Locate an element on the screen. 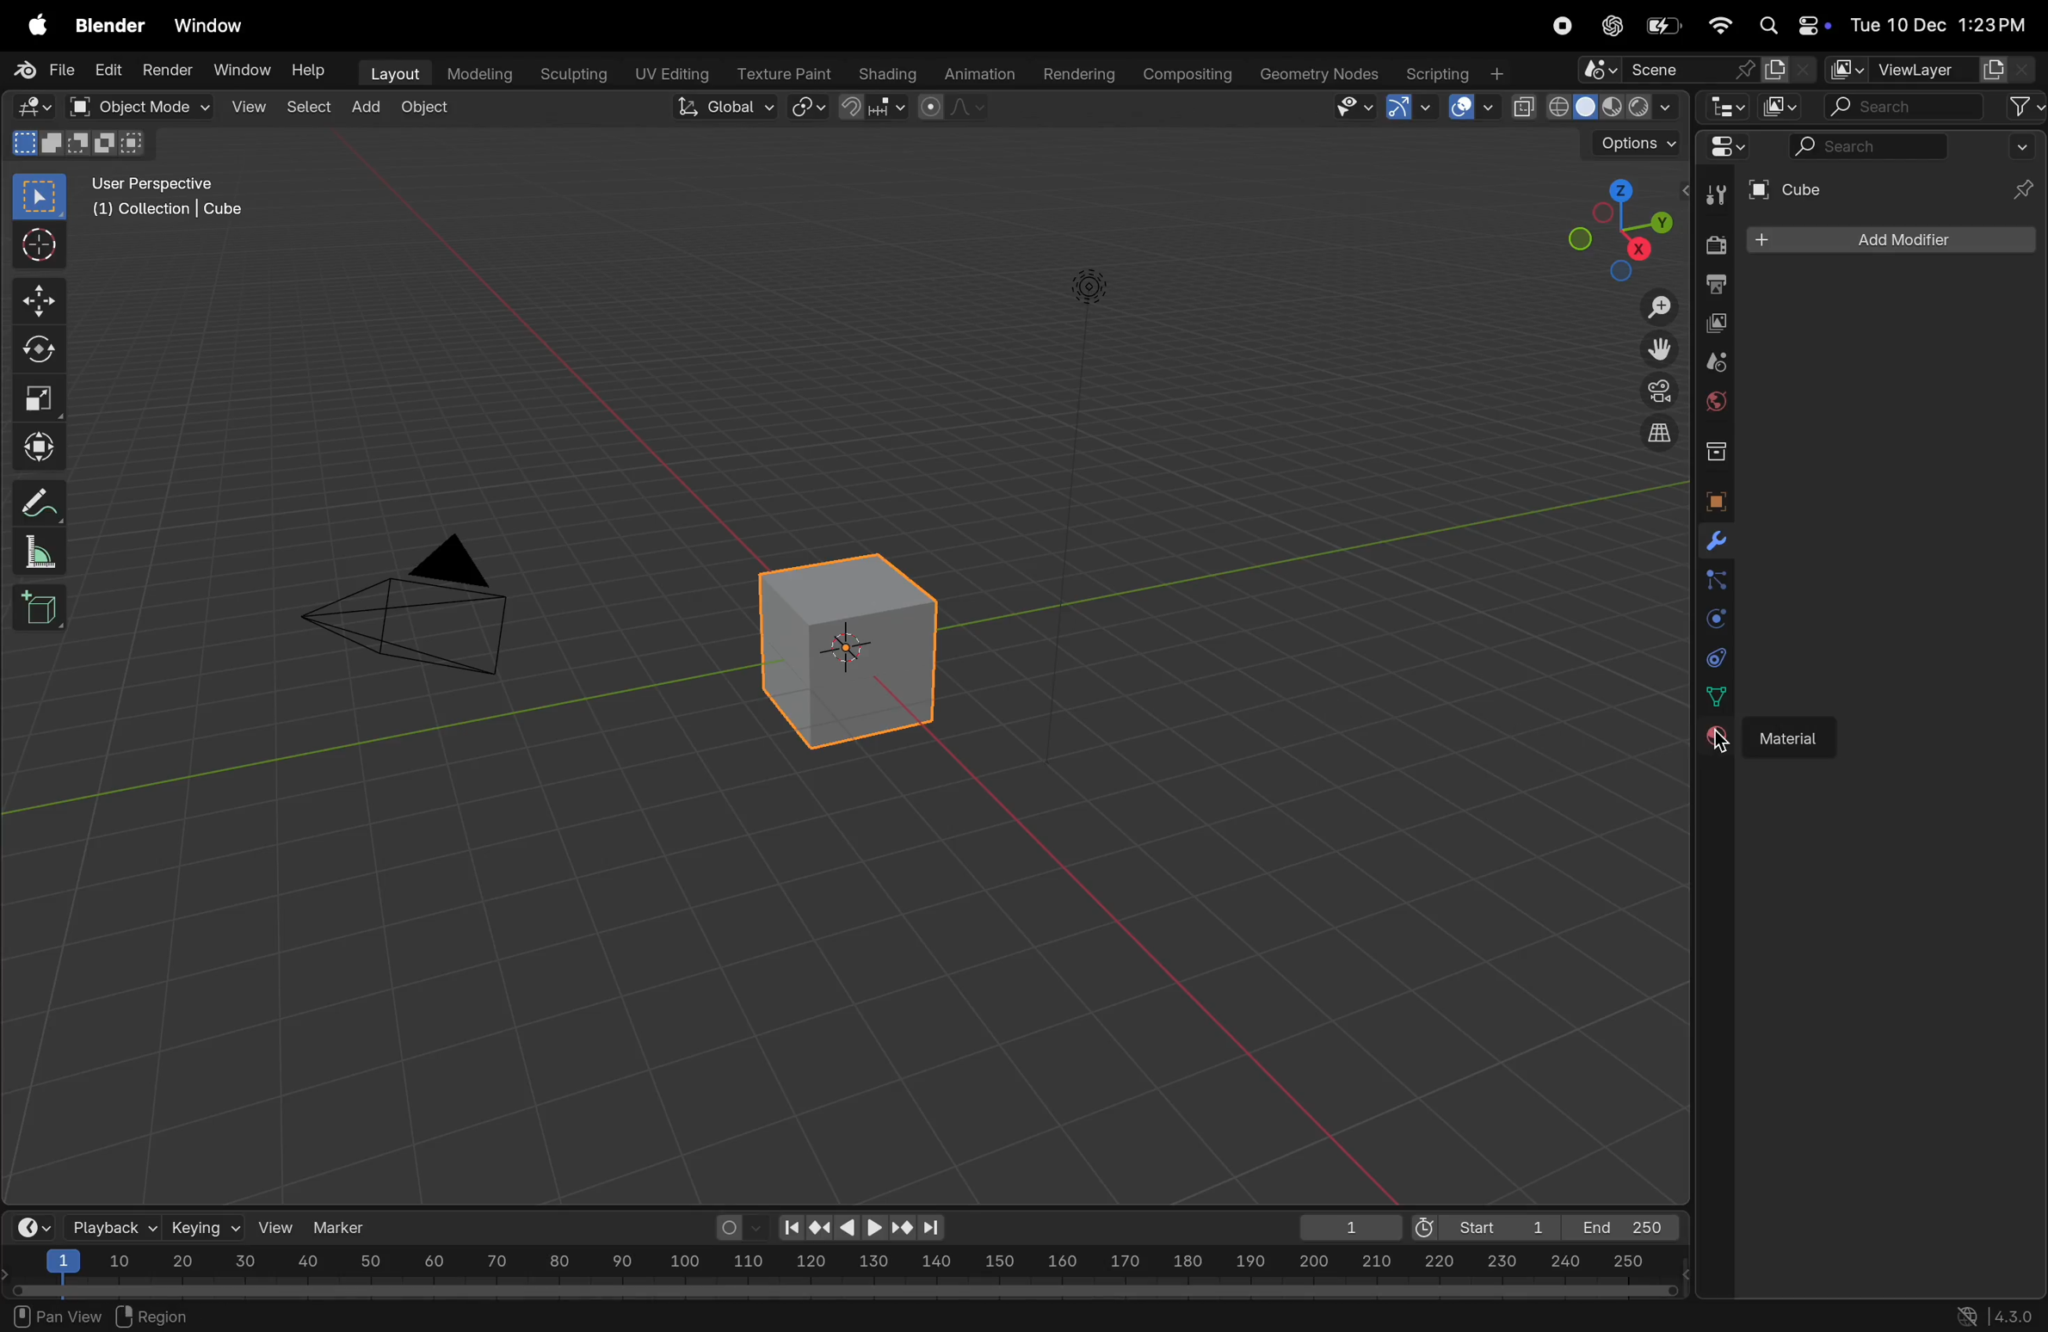  world is located at coordinates (1716, 398).